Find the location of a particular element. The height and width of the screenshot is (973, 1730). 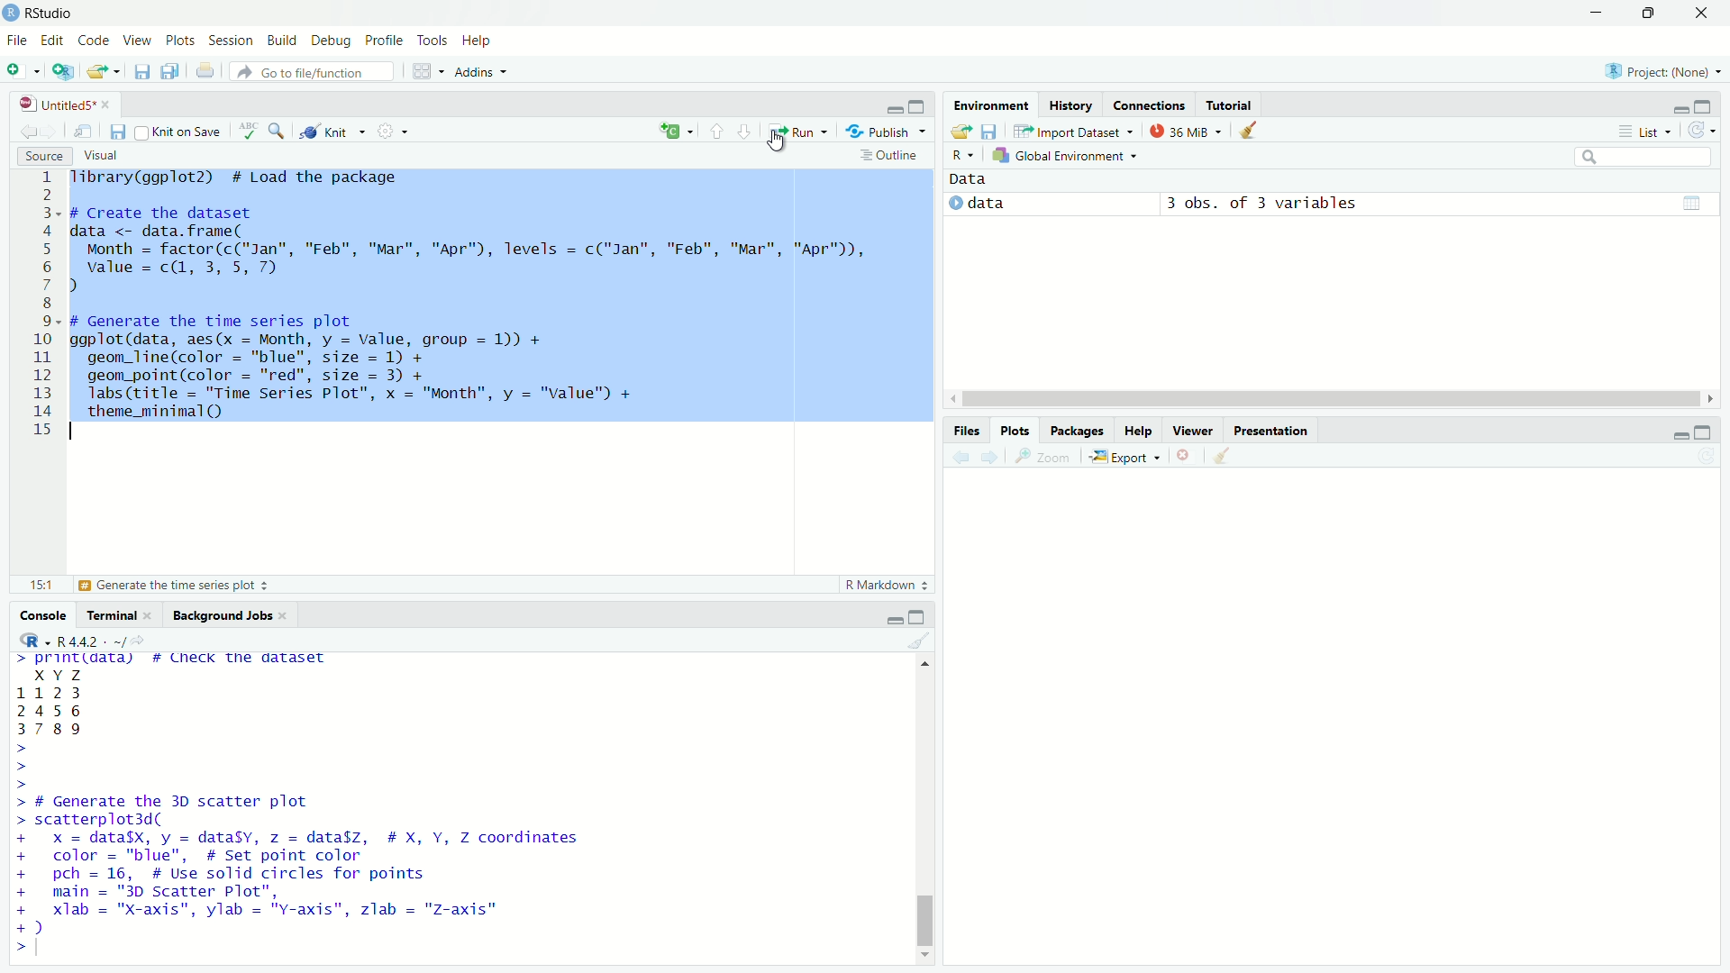

workspace panes is located at coordinates (426, 71).